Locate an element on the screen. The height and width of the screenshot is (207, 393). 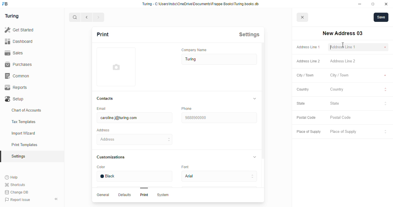
toggle sidebar is located at coordinates (57, 199).